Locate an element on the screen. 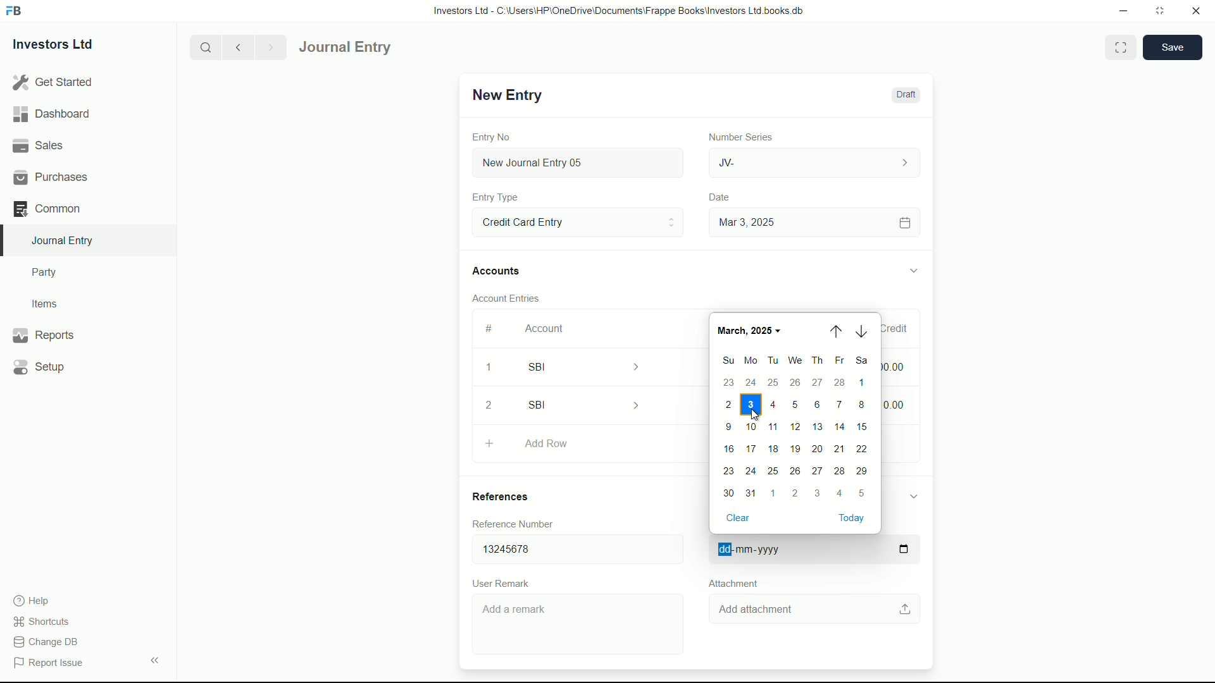  close is located at coordinates (1197, 11).